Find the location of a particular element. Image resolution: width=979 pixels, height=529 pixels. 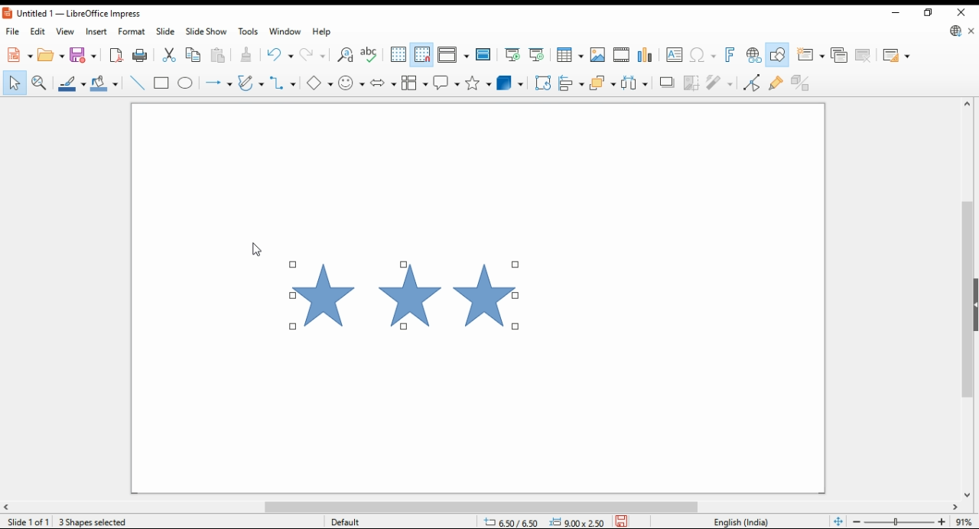

select at least three objects to distribute is located at coordinates (636, 82).